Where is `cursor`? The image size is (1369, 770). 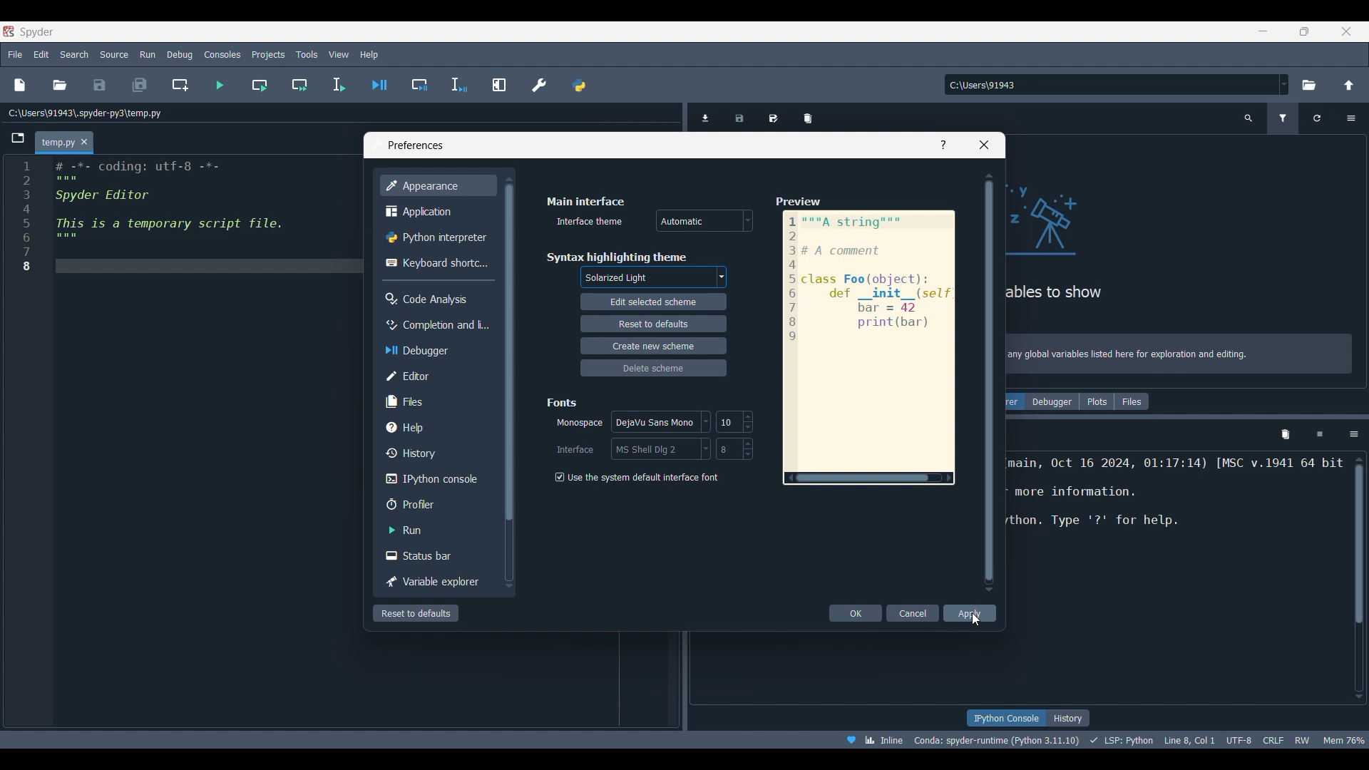
cursor is located at coordinates (975, 618).